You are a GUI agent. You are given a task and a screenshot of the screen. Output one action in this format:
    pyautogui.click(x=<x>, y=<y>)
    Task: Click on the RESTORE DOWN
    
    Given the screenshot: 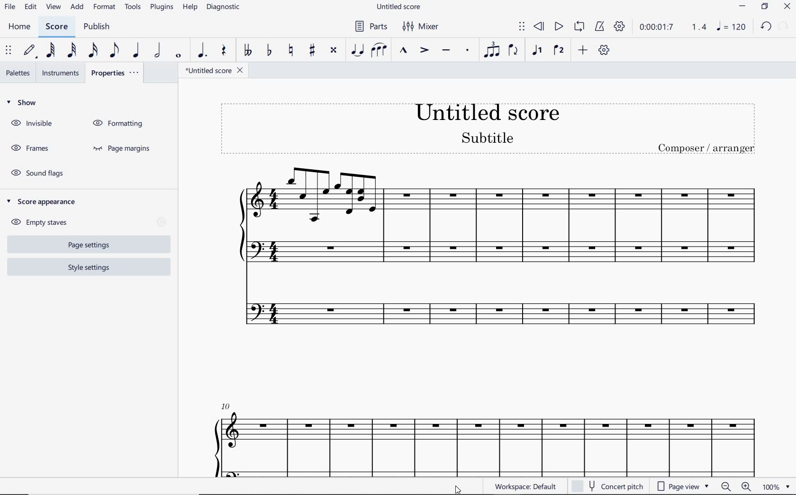 What is the action you would take?
    pyautogui.click(x=764, y=7)
    